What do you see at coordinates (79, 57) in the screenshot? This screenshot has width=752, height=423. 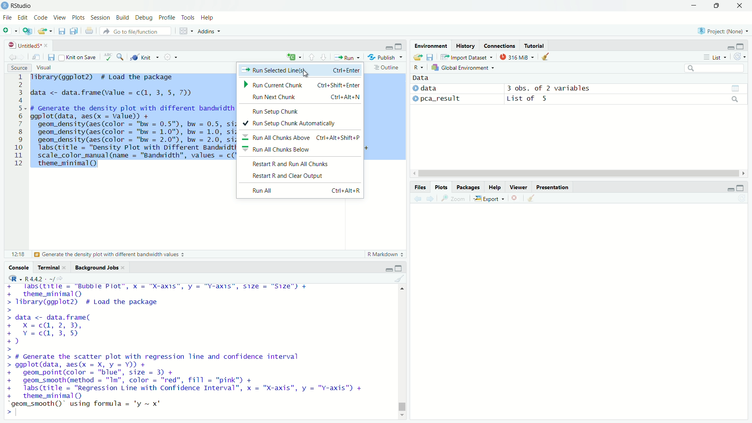 I see `Knit on Save` at bounding box center [79, 57].